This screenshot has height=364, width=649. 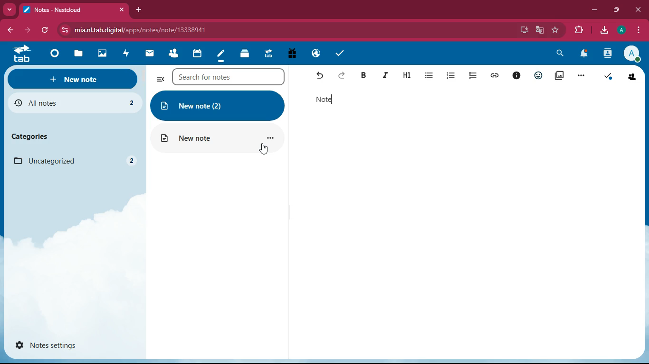 What do you see at coordinates (294, 54) in the screenshot?
I see `gift` at bounding box center [294, 54].